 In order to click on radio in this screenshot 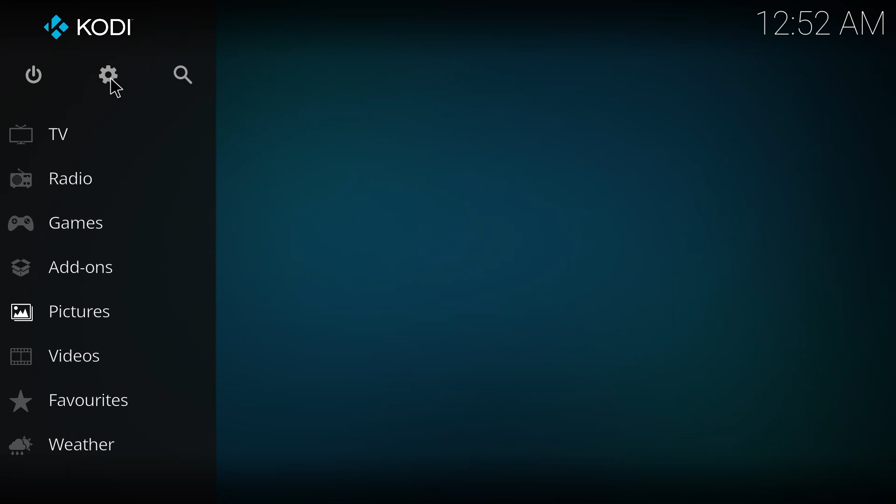, I will do `click(50, 179)`.